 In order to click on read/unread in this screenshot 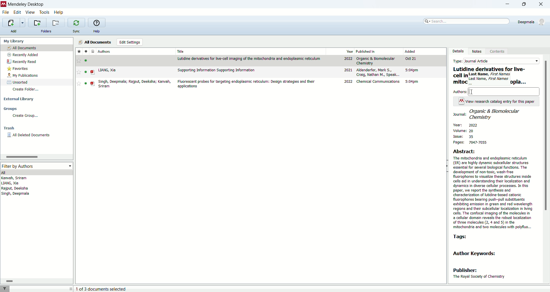, I will do `click(86, 52)`.